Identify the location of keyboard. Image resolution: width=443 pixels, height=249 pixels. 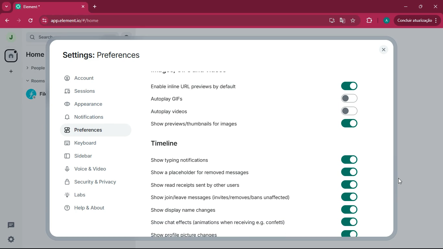
(91, 143).